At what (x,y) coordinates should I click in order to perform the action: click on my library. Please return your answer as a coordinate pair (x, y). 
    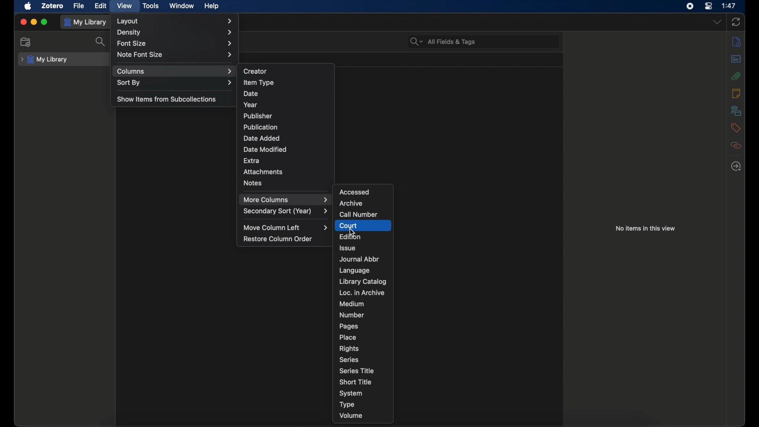
    Looking at the image, I should click on (46, 60).